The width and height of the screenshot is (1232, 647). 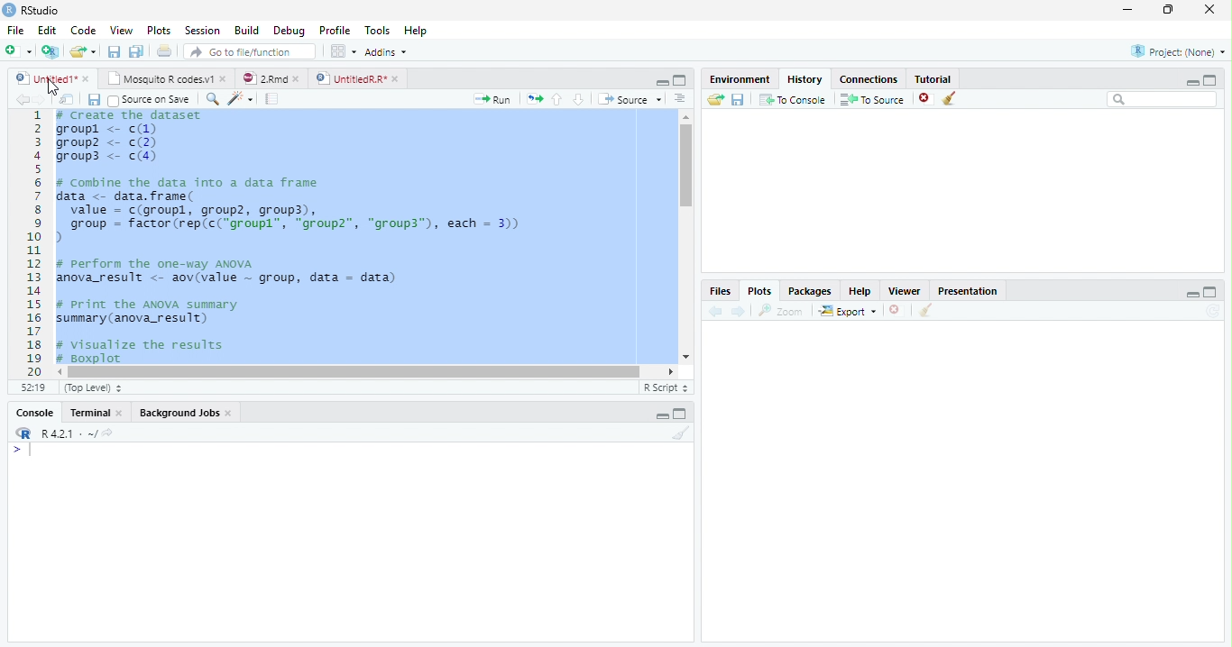 What do you see at coordinates (1163, 100) in the screenshot?
I see `Search` at bounding box center [1163, 100].